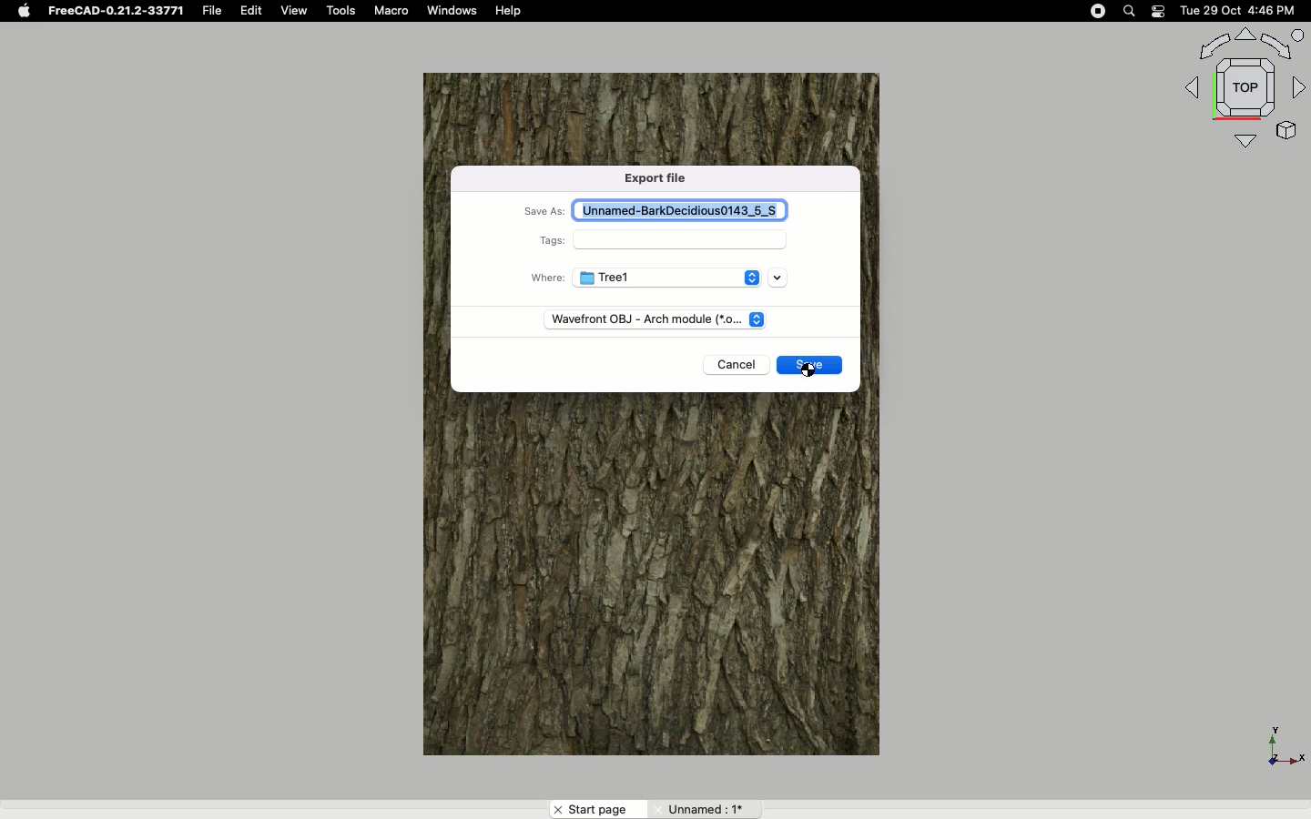  What do you see at coordinates (704, 808) in the screenshot?
I see `Unhighlighted` at bounding box center [704, 808].